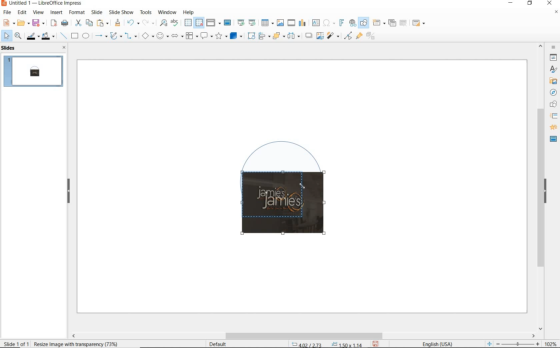  I want to click on help, so click(189, 11).